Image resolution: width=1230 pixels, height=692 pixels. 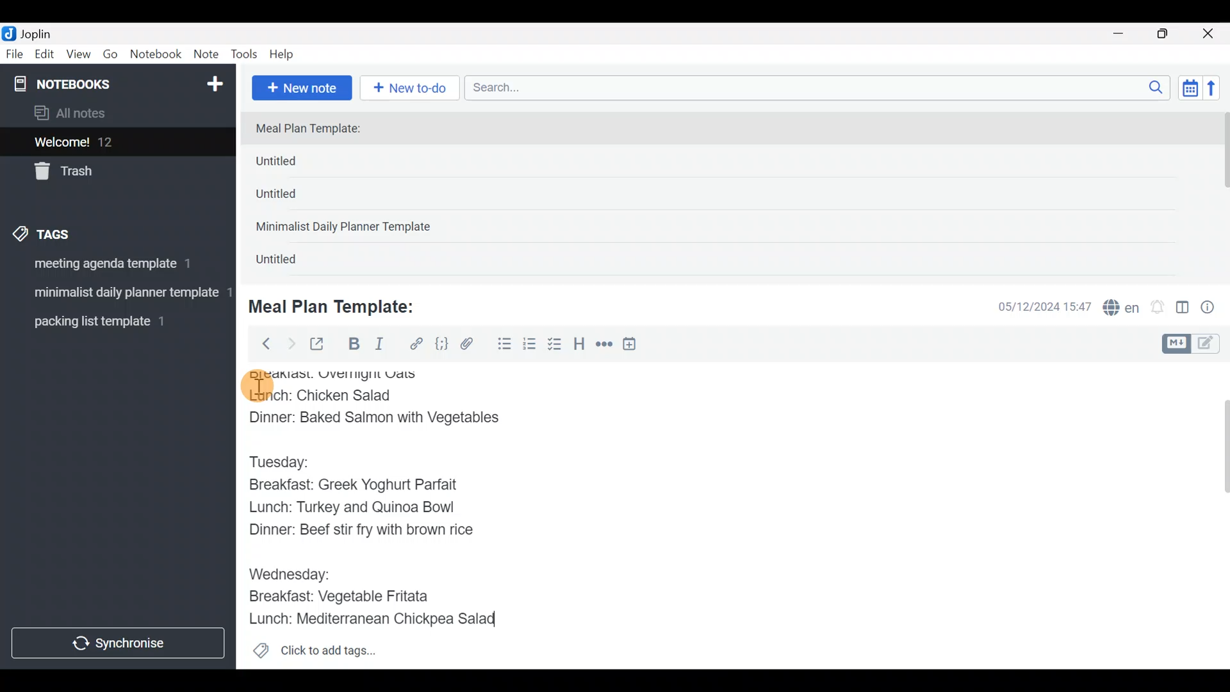 What do you see at coordinates (291, 262) in the screenshot?
I see `Untitled` at bounding box center [291, 262].